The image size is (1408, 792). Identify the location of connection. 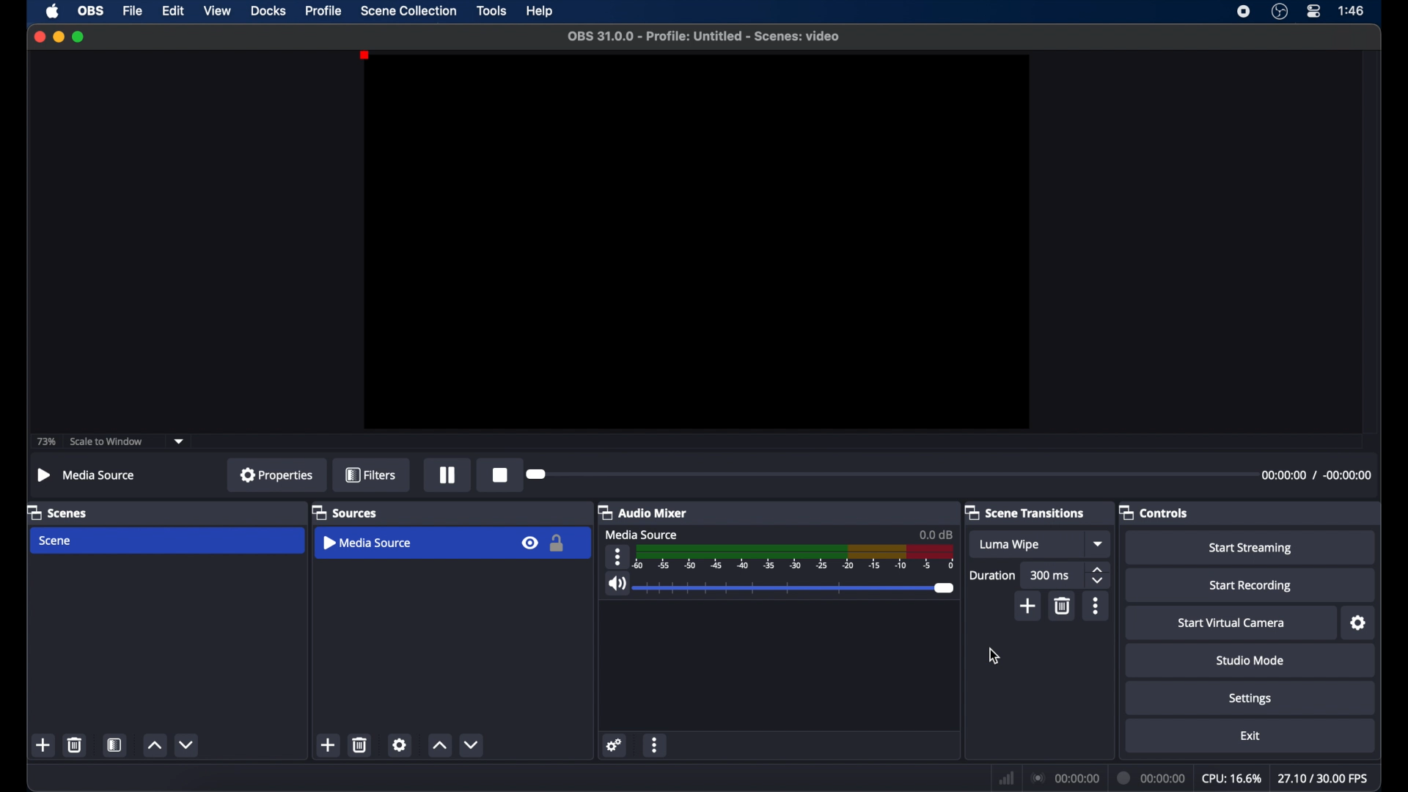
(1065, 777).